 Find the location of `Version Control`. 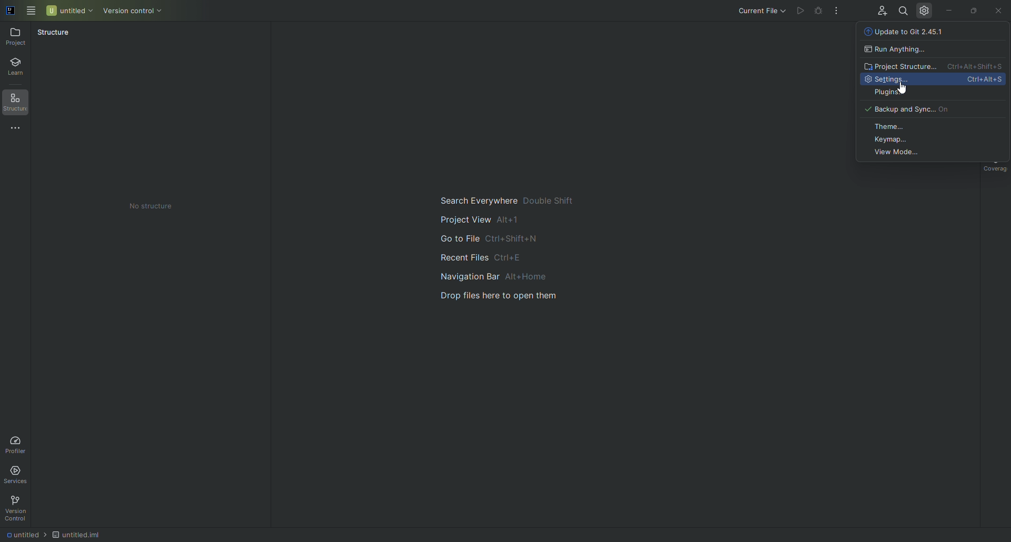

Version Control is located at coordinates (19, 507).